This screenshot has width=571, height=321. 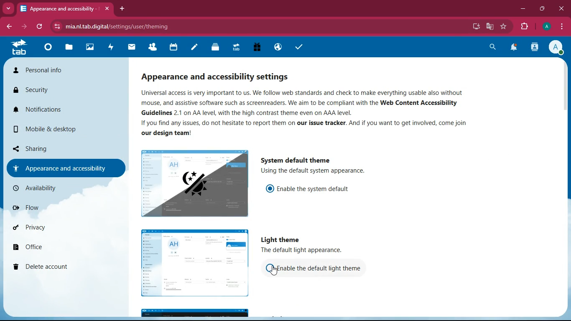 What do you see at coordinates (555, 48) in the screenshot?
I see `profile` at bounding box center [555, 48].